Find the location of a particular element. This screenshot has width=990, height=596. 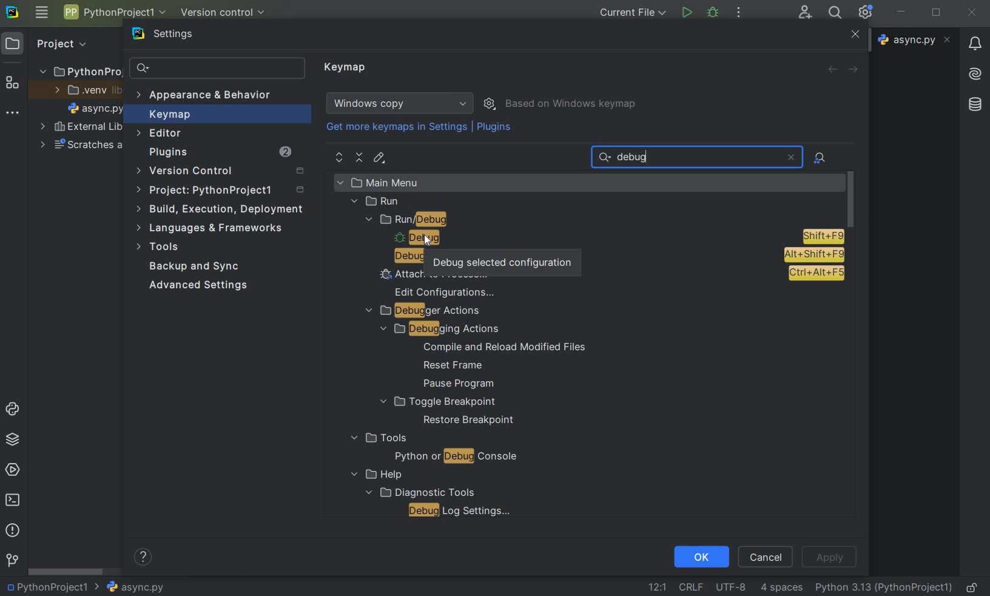

reset frame is located at coordinates (450, 366).